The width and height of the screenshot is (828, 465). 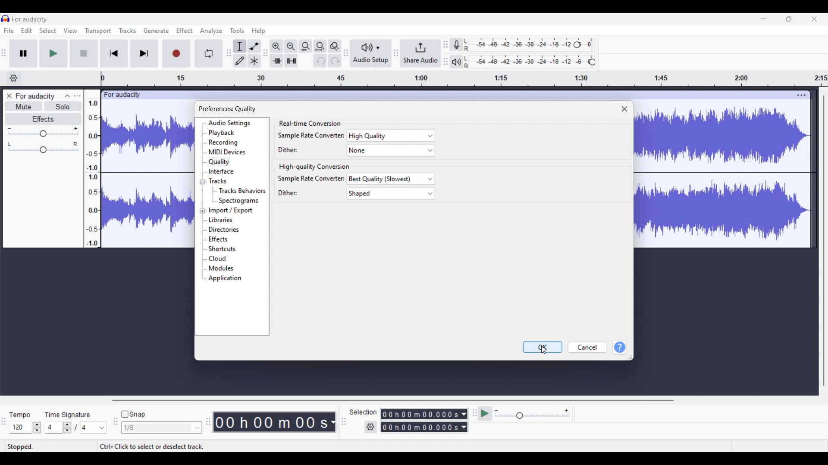 What do you see at coordinates (157, 31) in the screenshot?
I see `Generate menu` at bounding box center [157, 31].